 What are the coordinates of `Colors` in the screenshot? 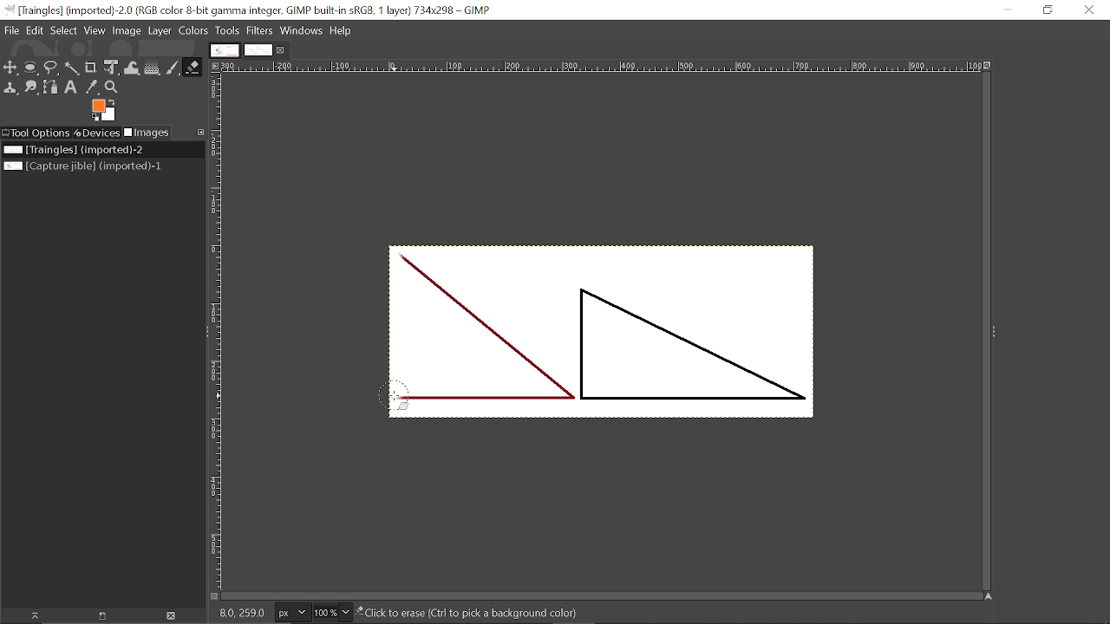 It's located at (193, 30).